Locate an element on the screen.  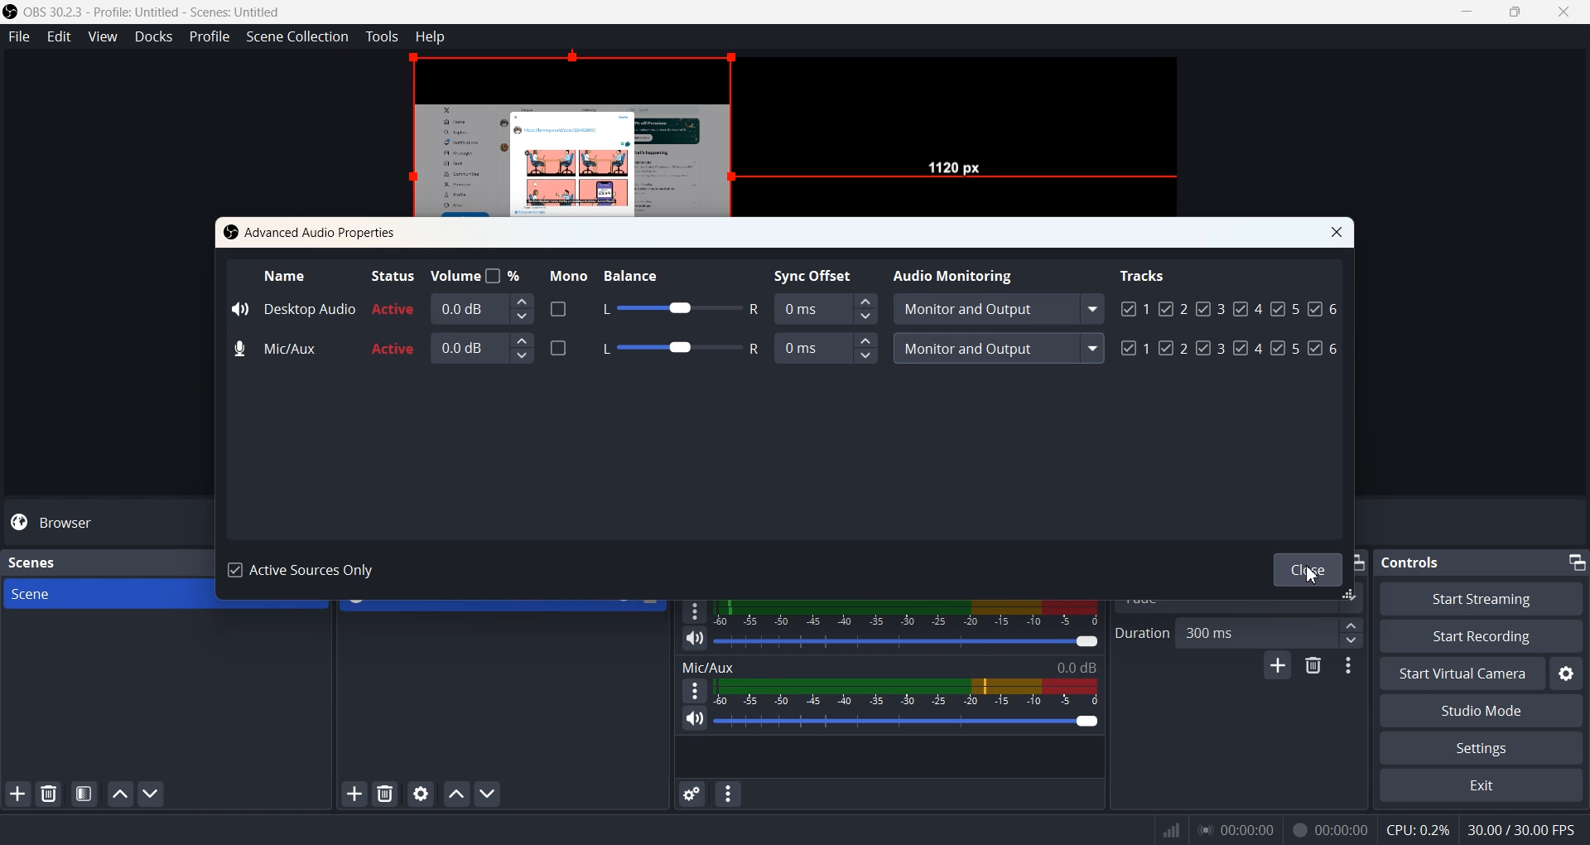
0.0 dB is located at coordinates (481, 308).